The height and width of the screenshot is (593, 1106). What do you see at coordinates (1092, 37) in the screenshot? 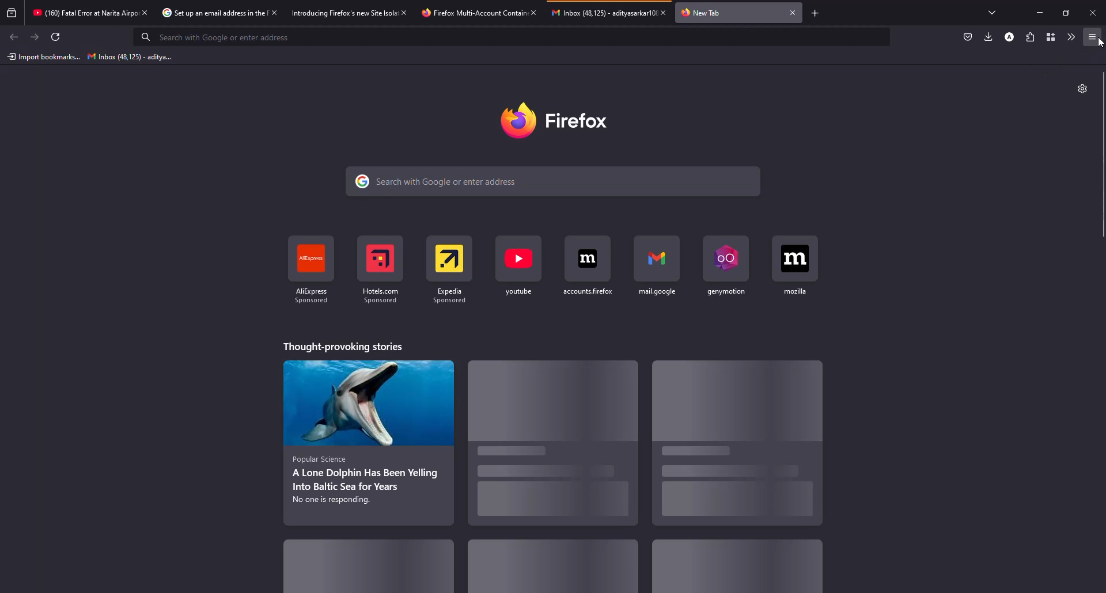
I see `menu` at bounding box center [1092, 37].